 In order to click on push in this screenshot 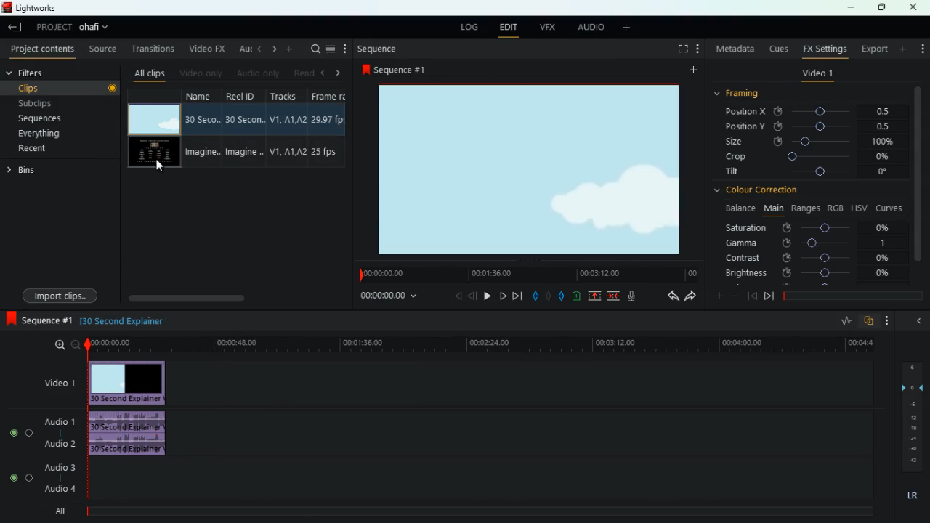, I will do `click(562, 297)`.